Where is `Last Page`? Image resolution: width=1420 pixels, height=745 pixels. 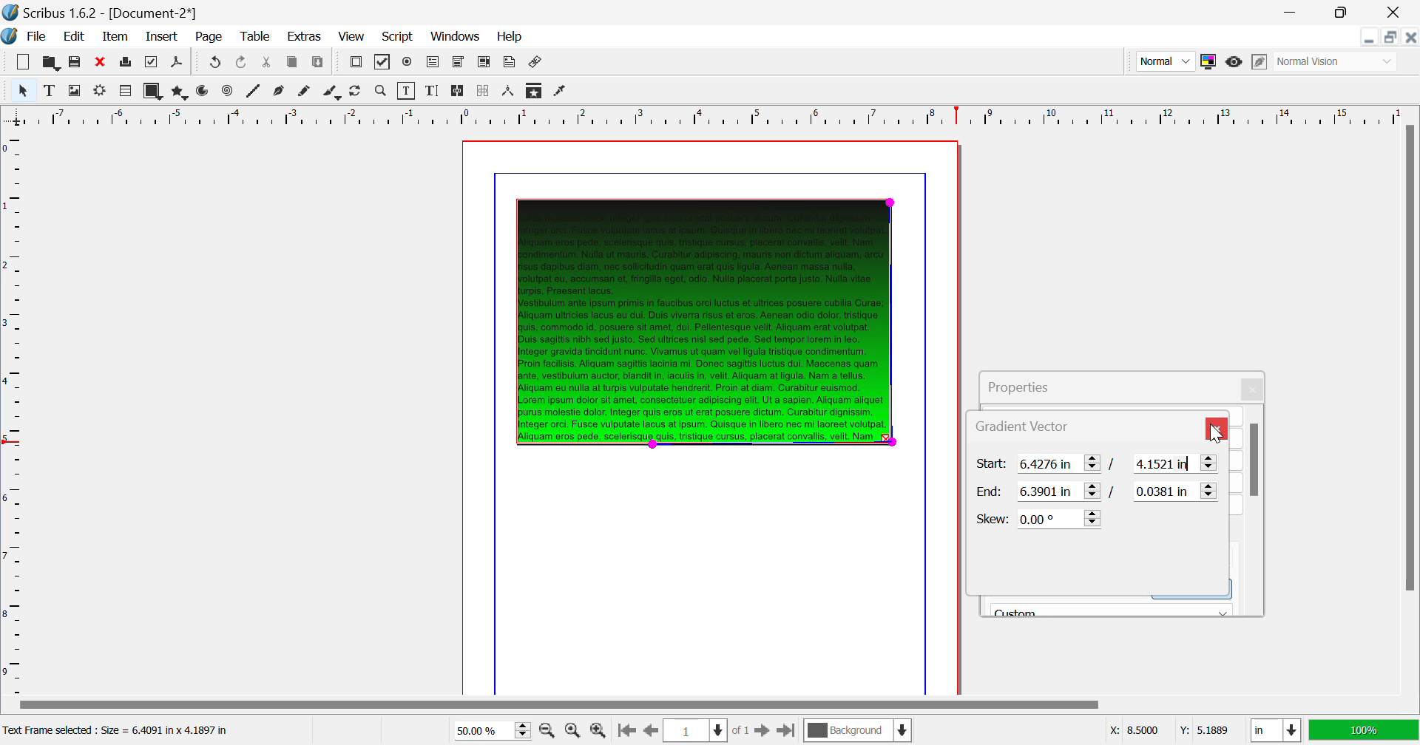 Last Page is located at coordinates (785, 731).